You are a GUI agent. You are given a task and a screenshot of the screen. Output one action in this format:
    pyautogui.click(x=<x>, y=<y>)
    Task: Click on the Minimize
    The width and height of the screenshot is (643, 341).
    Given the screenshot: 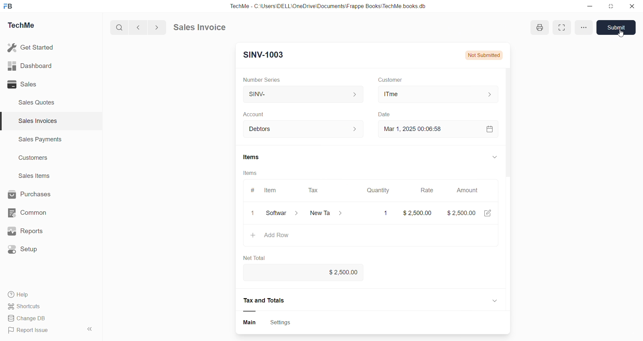 What is the action you would take?
    pyautogui.click(x=592, y=7)
    